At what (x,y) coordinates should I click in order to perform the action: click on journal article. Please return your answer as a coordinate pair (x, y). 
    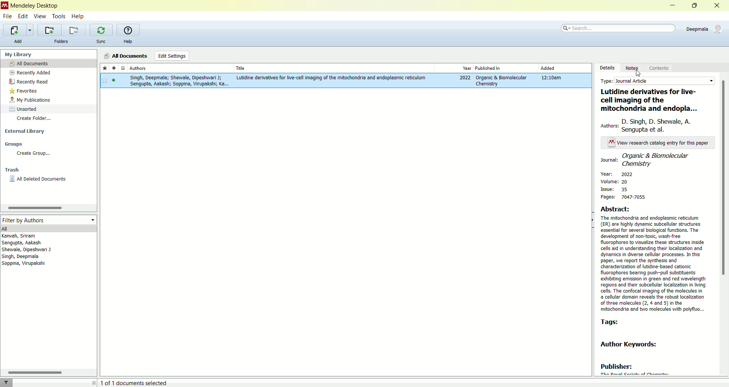
    Looking at the image, I should click on (664, 81).